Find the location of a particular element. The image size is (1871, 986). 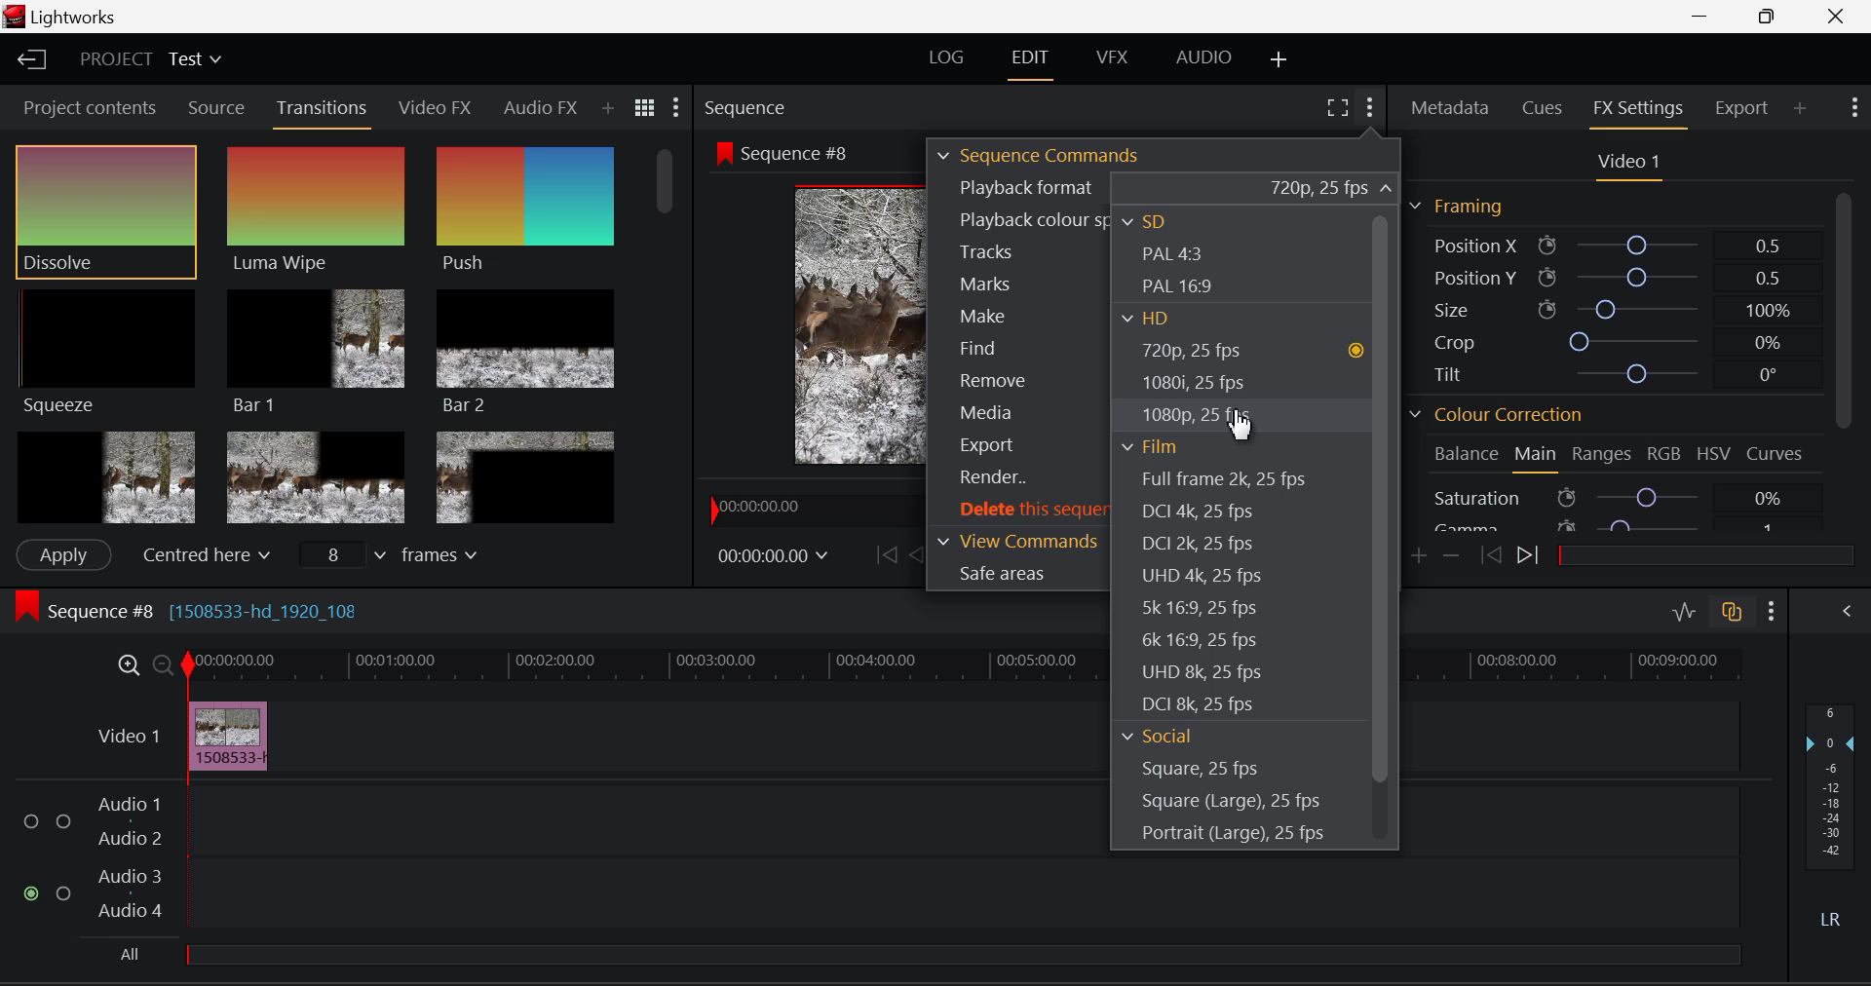

Audio FX is located at coordinates (539, 108).